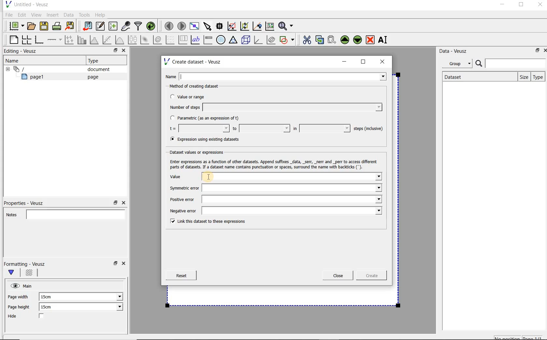 This screenshot has width=547, height=340. What do you see at coordinates (22, 51) in the screenshot?
I see `Editing - Veusz` at bounding box center [22, 51].